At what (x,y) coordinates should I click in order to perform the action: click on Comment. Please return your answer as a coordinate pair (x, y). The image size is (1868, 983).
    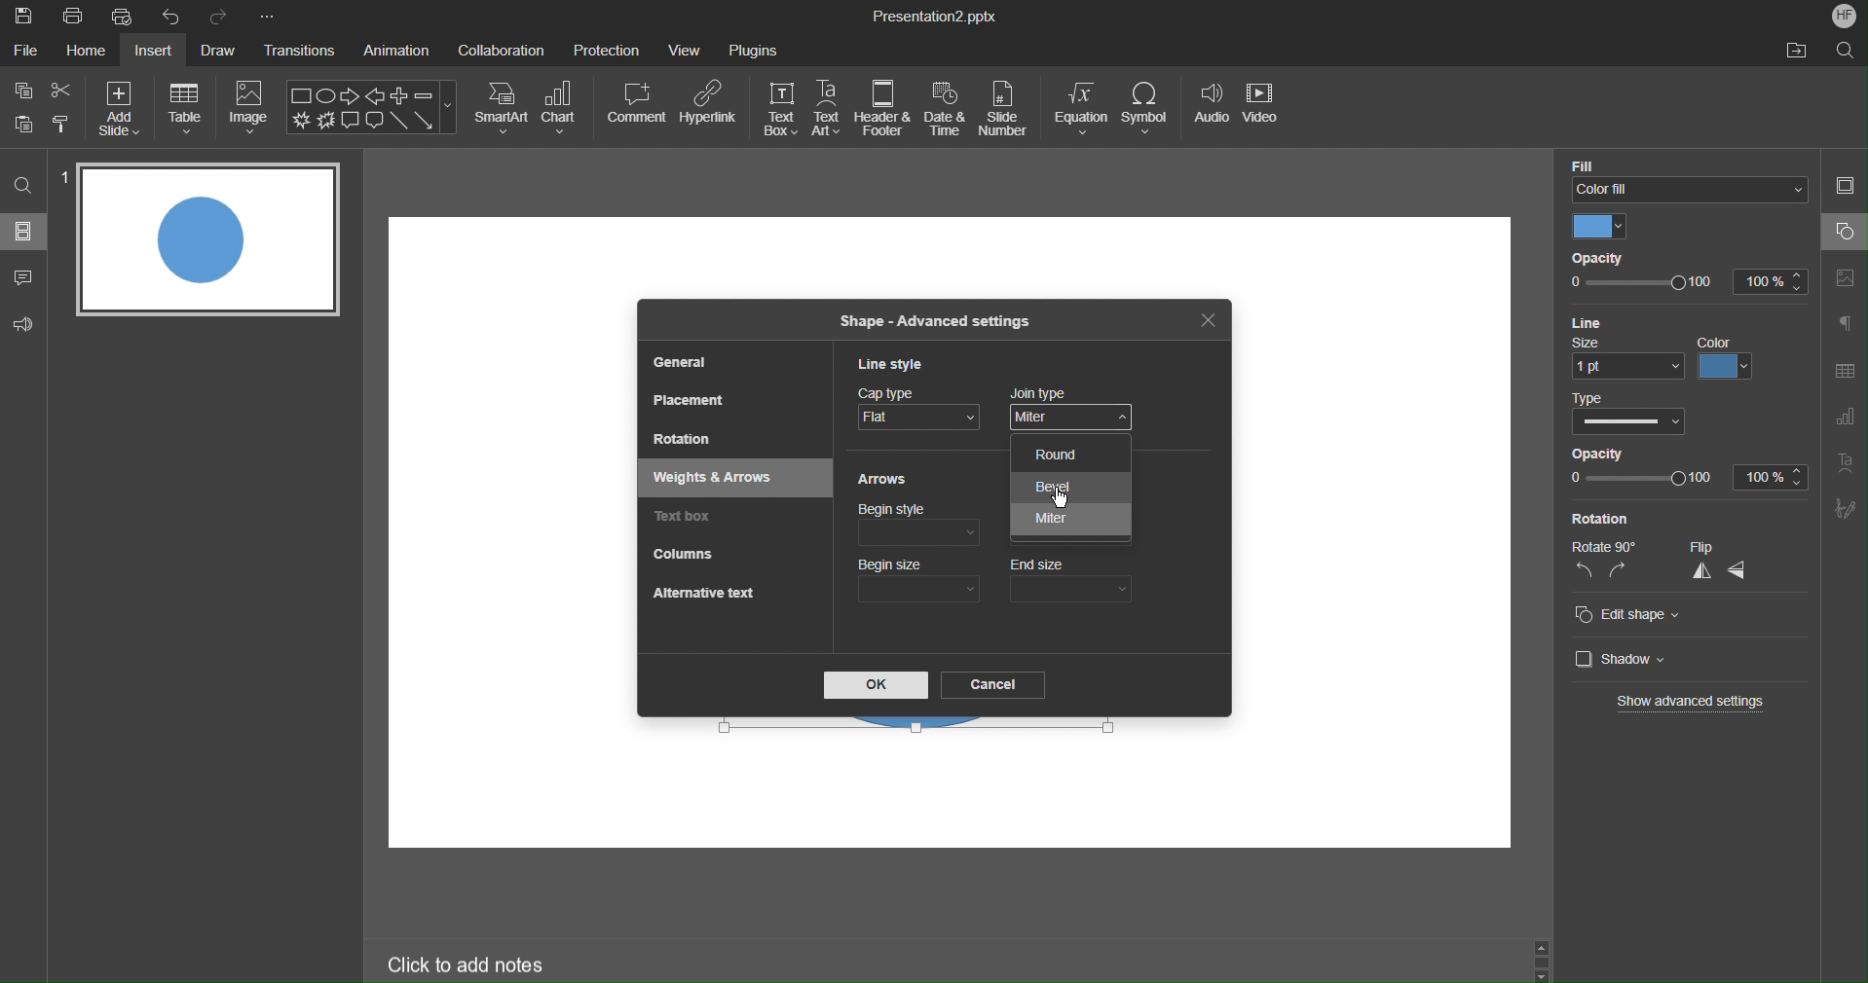
    Looking at the image, I should click on (24, 273).